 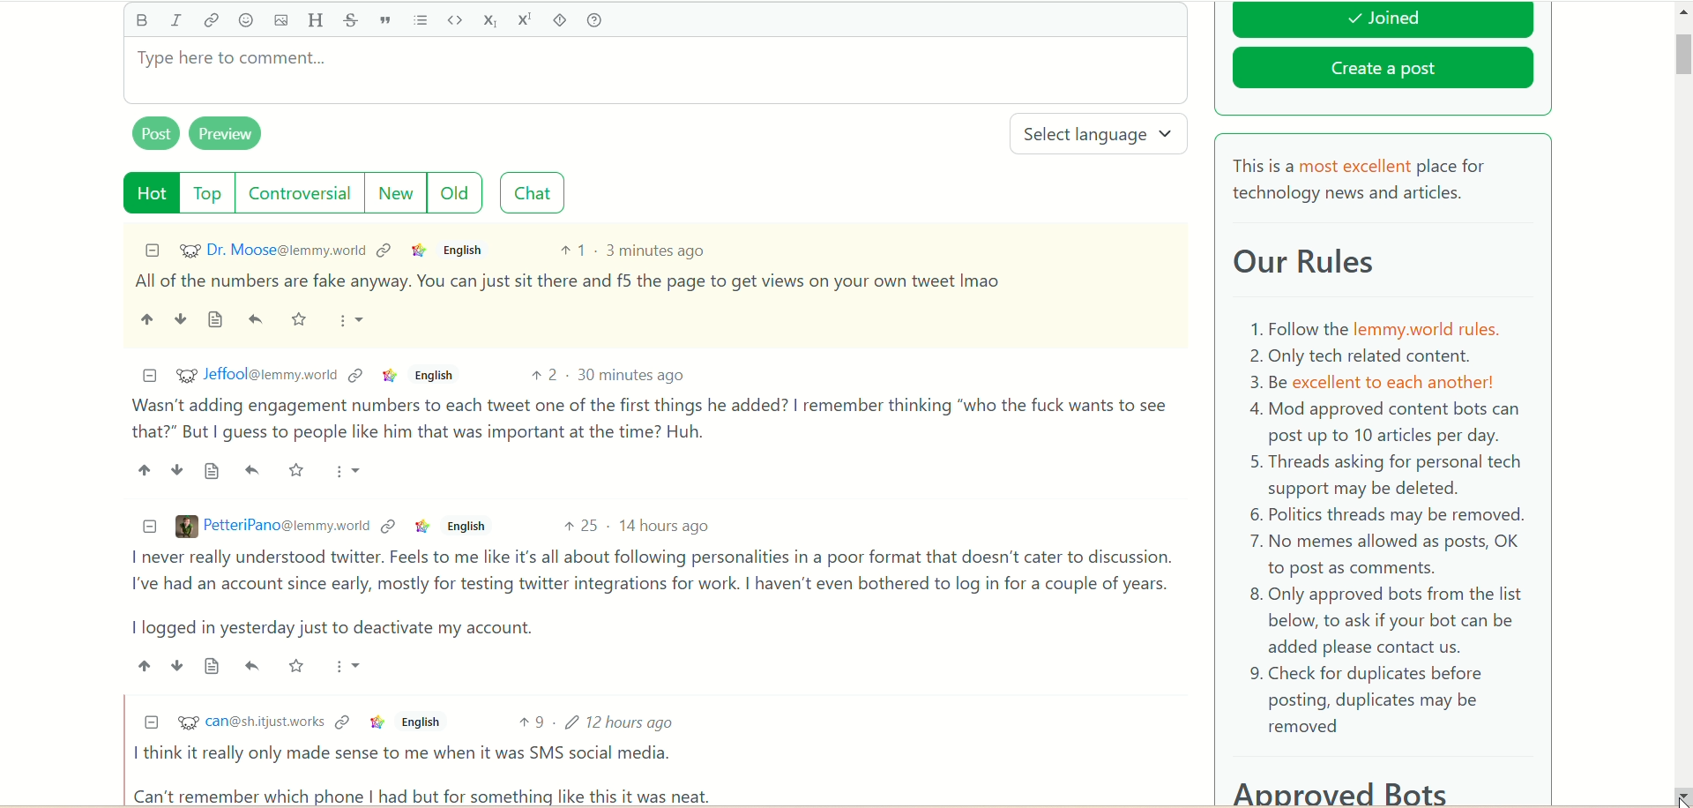 I want to click on help, so click(x=593, y=21).